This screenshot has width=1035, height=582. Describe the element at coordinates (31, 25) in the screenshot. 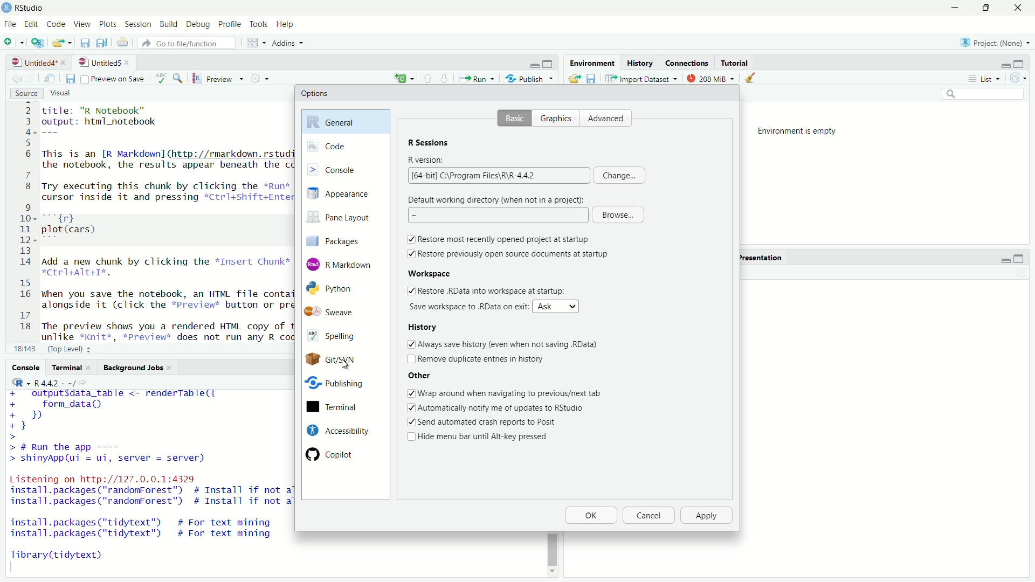

I see `Edit` at that location.